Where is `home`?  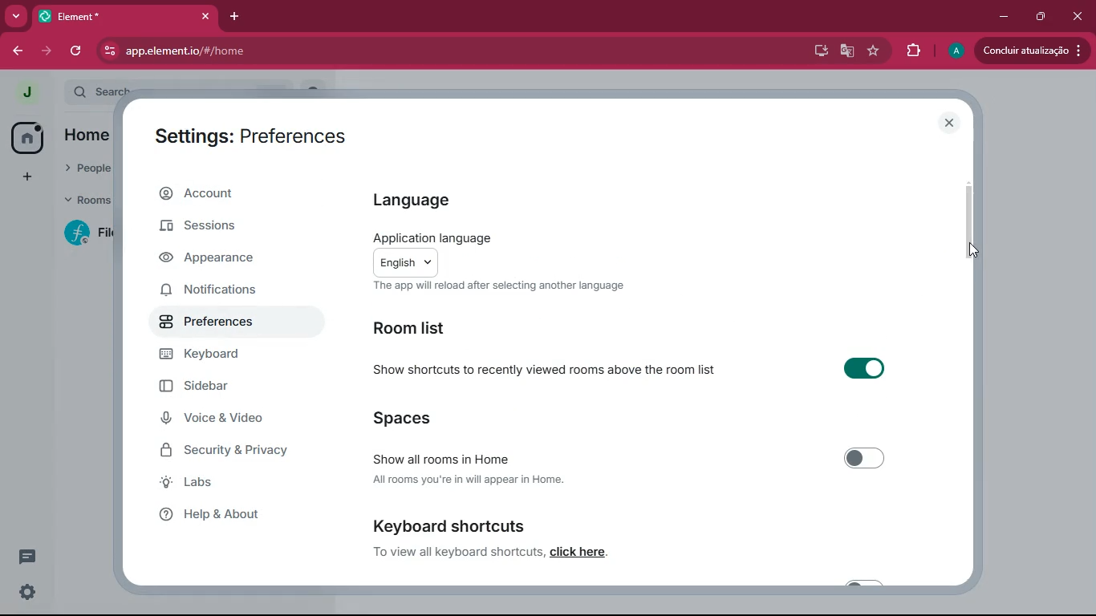 home is located at coordinates (91, 137).